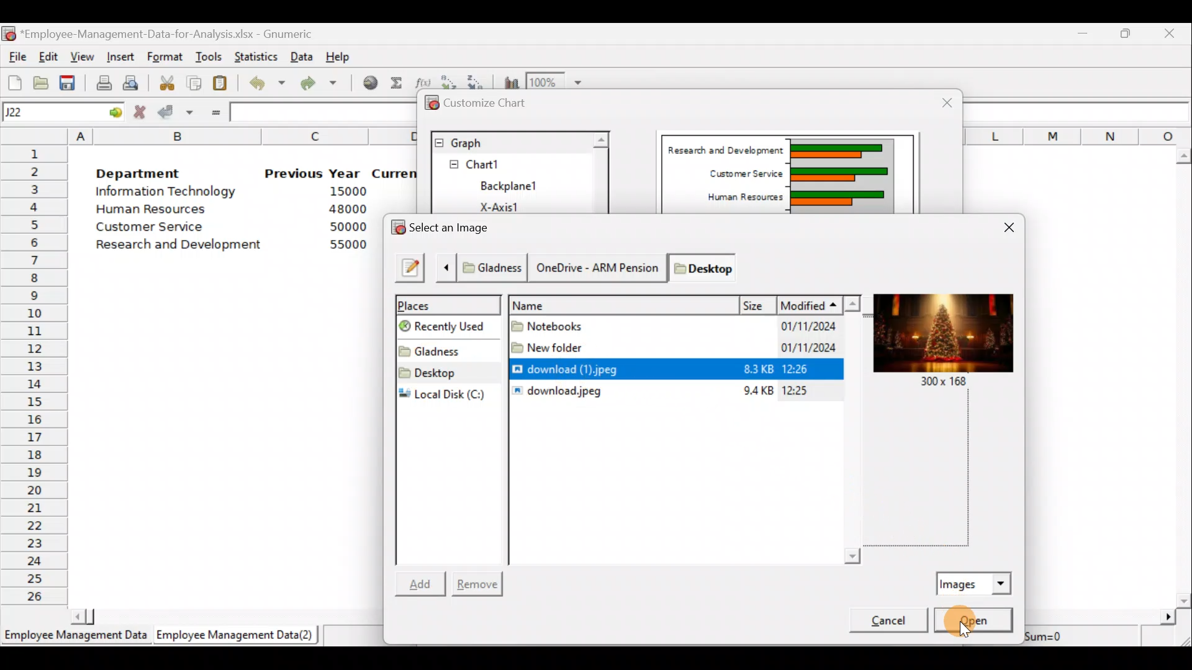 The height and width of the screenshot is (670, 1192). I want to click on Folder, so click(444, 349).